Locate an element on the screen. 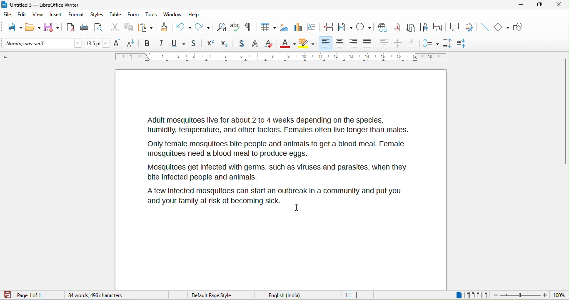 The height and width of the screenshot is (300, 569). print preview is located at coordinates (100, 27).